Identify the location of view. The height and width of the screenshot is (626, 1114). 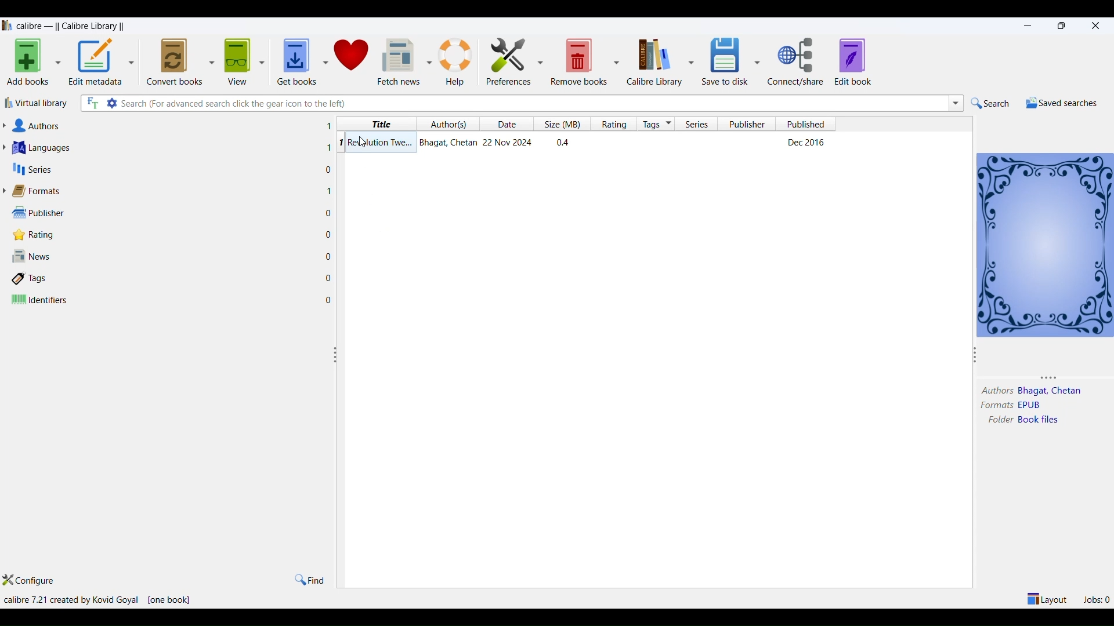
(237, 58).